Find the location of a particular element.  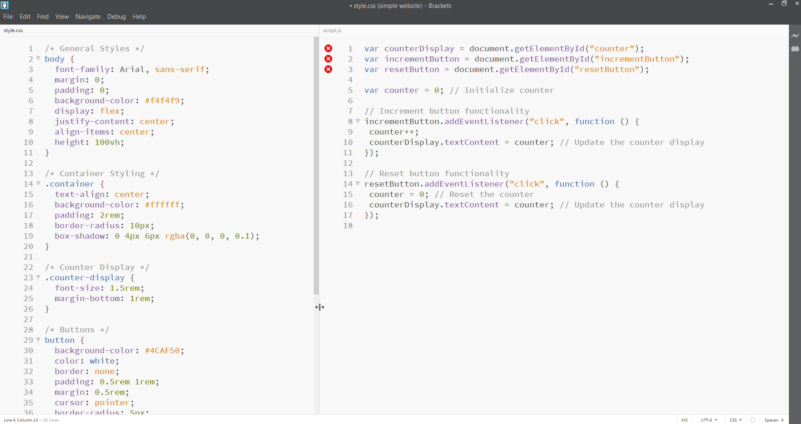

line number is located at coordinates (30, 227).